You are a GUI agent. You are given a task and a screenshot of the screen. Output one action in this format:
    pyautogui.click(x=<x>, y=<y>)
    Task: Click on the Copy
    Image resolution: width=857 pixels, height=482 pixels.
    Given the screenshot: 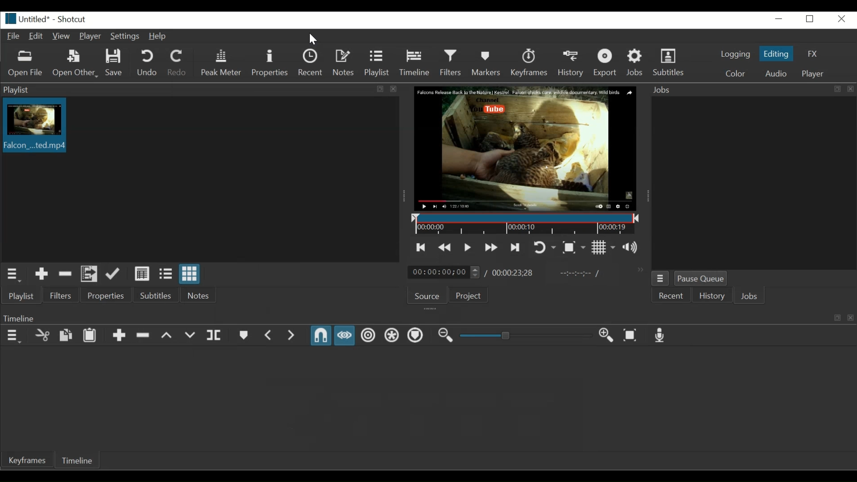 What is the action you would take?
    pyautogui.click(x=67, y=335)
    